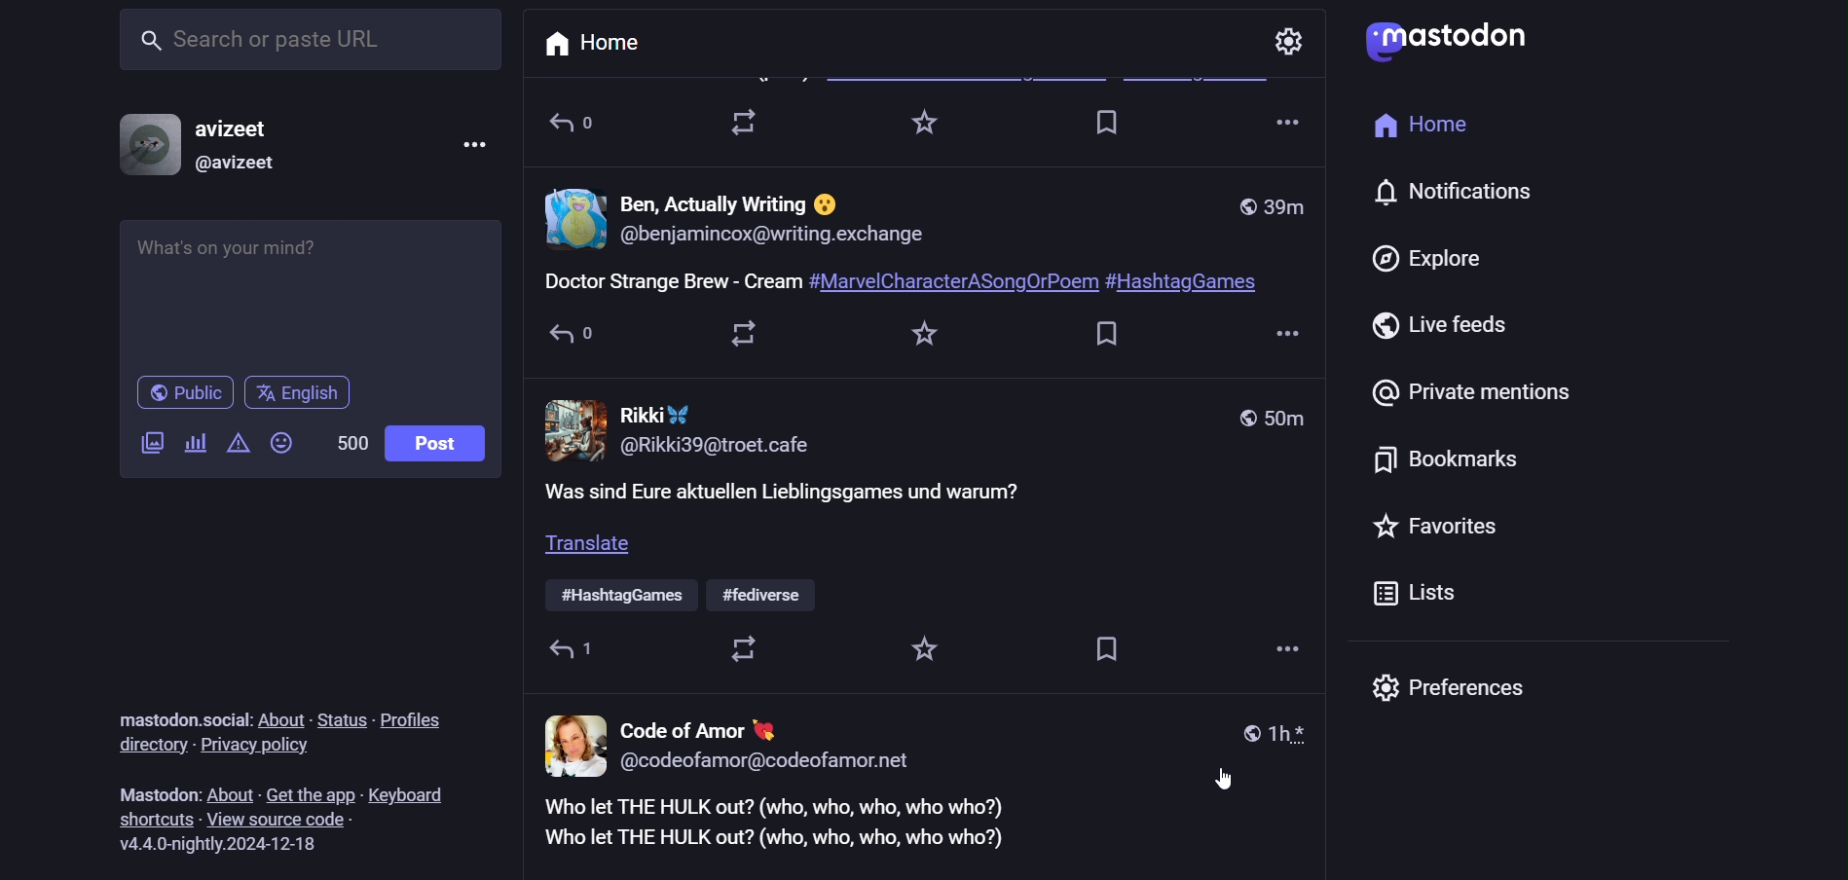 The width and height of the screenshot is (1848, 880). Describe the element at coordinates (1437, 528) in the screenshot. I see `favorites` at that location.